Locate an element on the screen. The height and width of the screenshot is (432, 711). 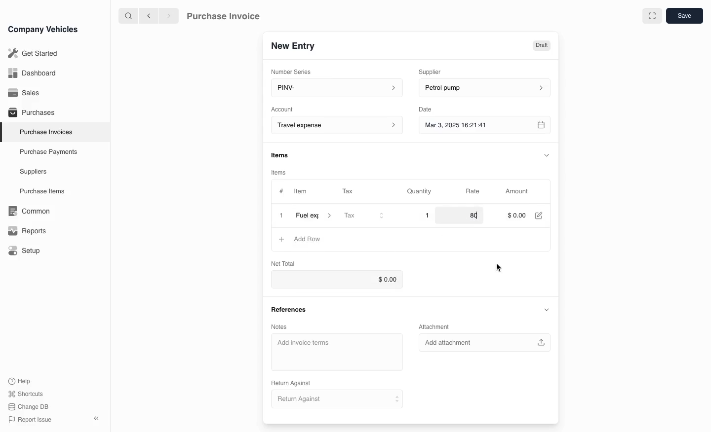
change DB is located at coordinates (30, 407).